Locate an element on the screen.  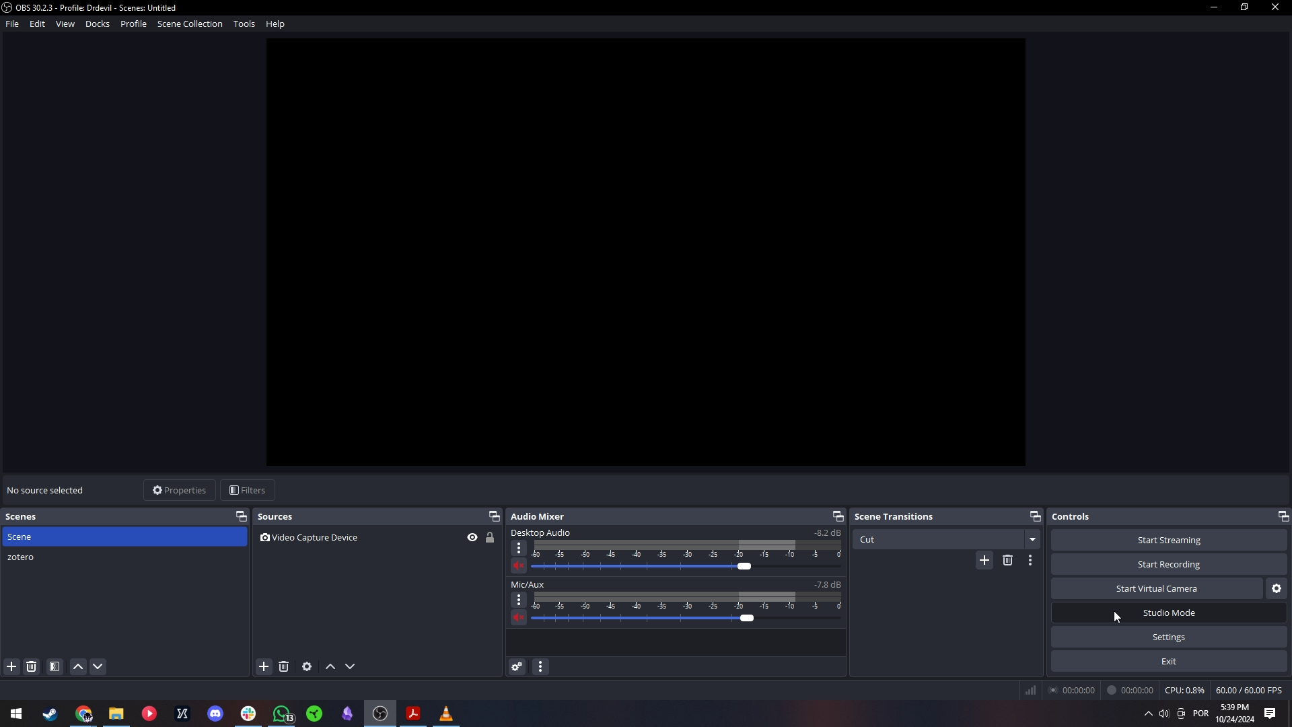
Desktop audio mixer is located at coordinates (677, 551).